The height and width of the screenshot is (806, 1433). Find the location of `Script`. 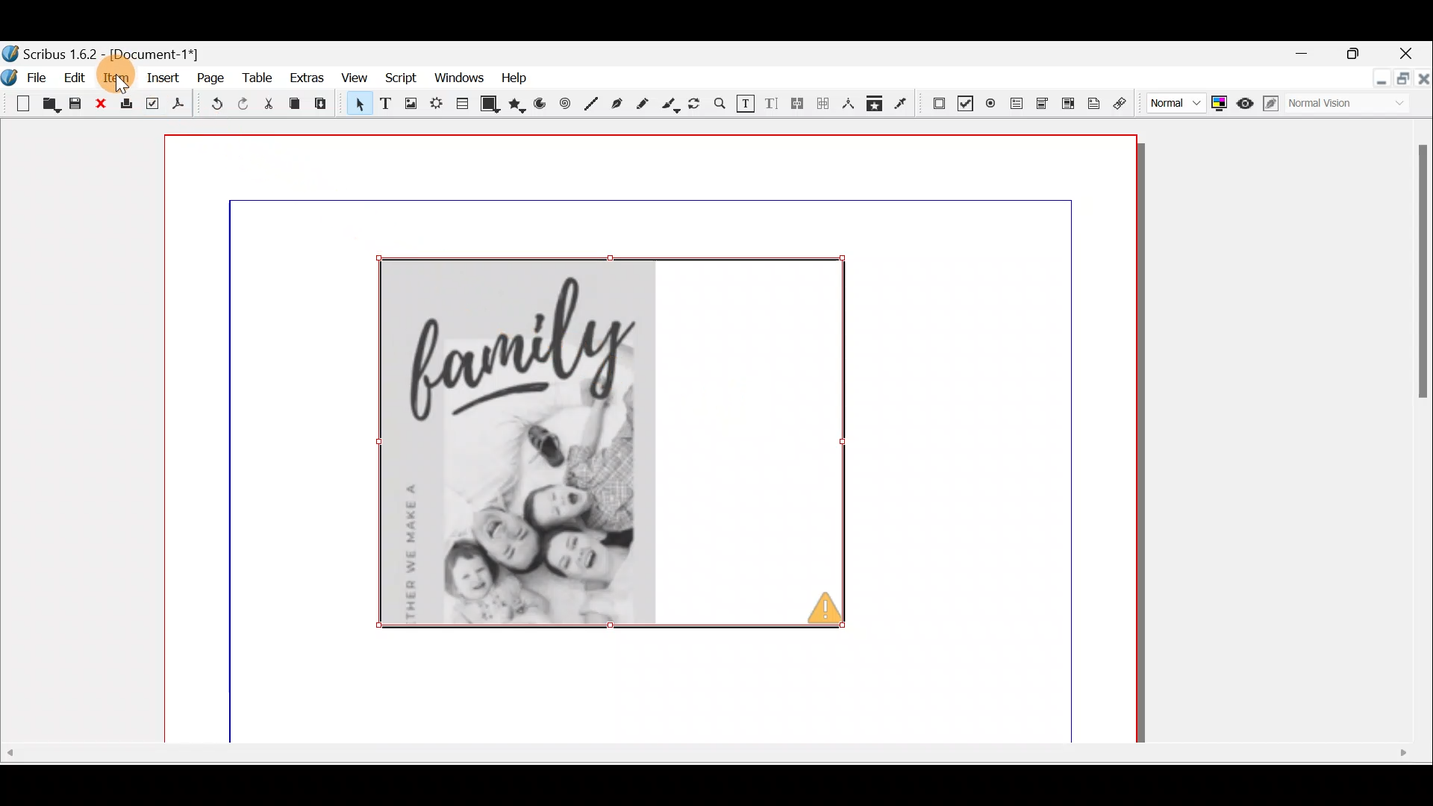

Script is located at coordinates (400, 78).